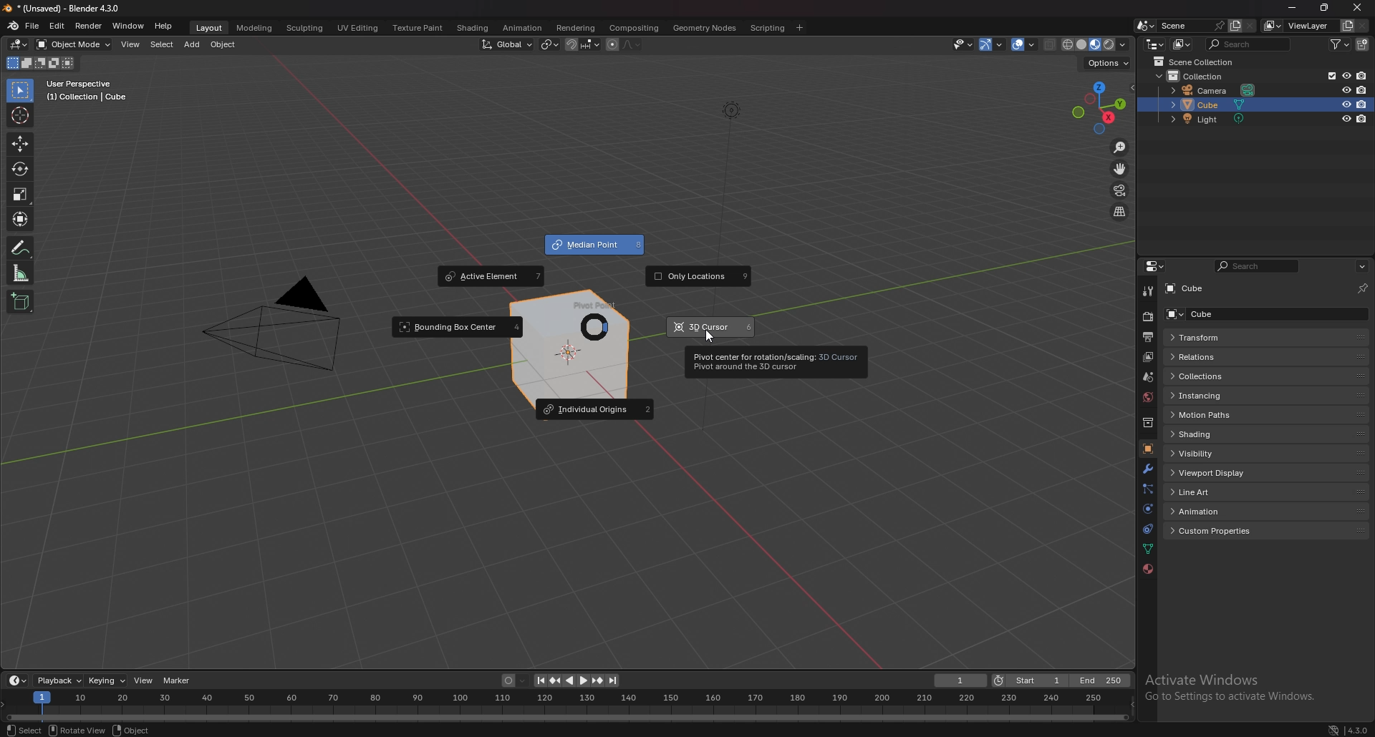  What do you see at coordinates (1147, 337) in the screenshot?
I see `output` at bounding box center [1147, 337].